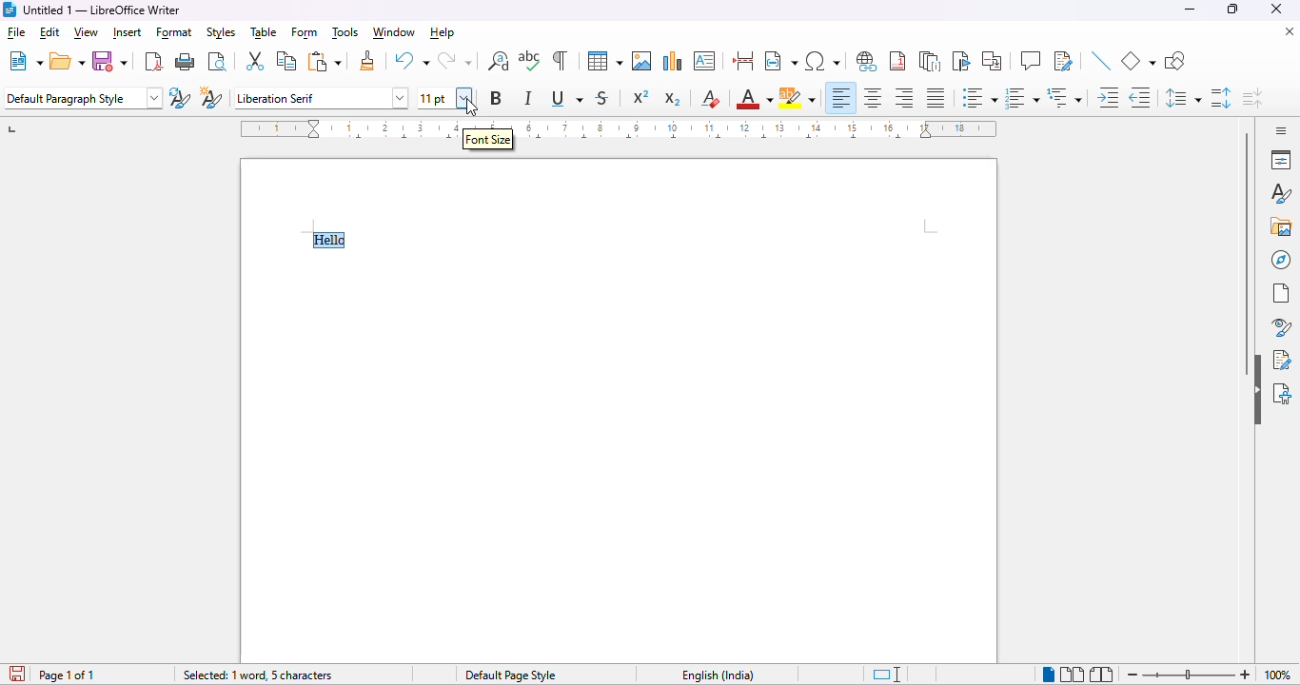 The width and height of the screenshot is (1300, 685). I want to click on vertical scroll bar, so click(1248, 254).